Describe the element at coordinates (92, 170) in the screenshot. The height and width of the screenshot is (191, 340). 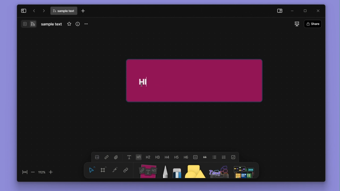
I see `select` at that location.